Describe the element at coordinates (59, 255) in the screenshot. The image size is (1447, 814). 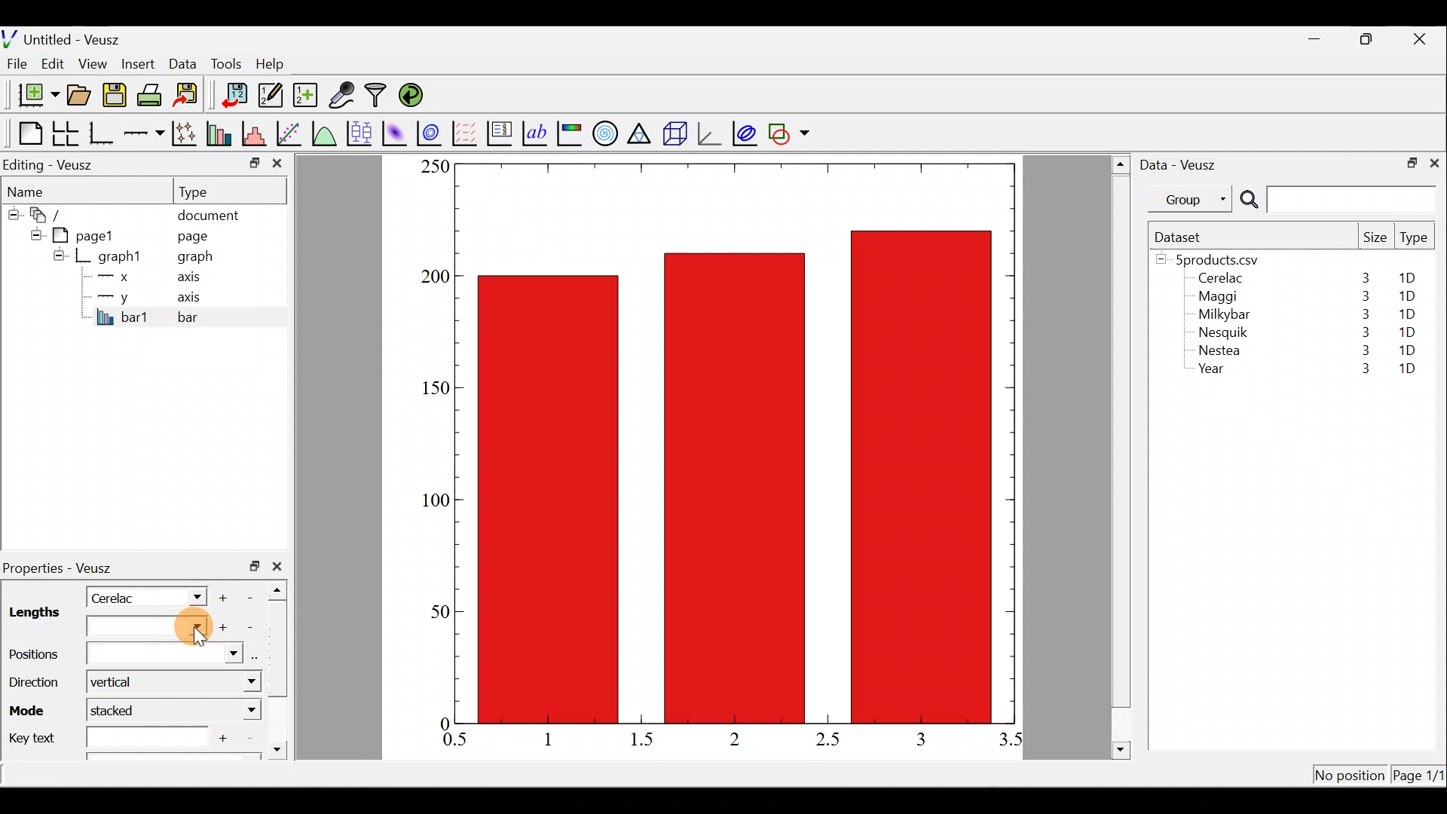
I see `hide` at that location.